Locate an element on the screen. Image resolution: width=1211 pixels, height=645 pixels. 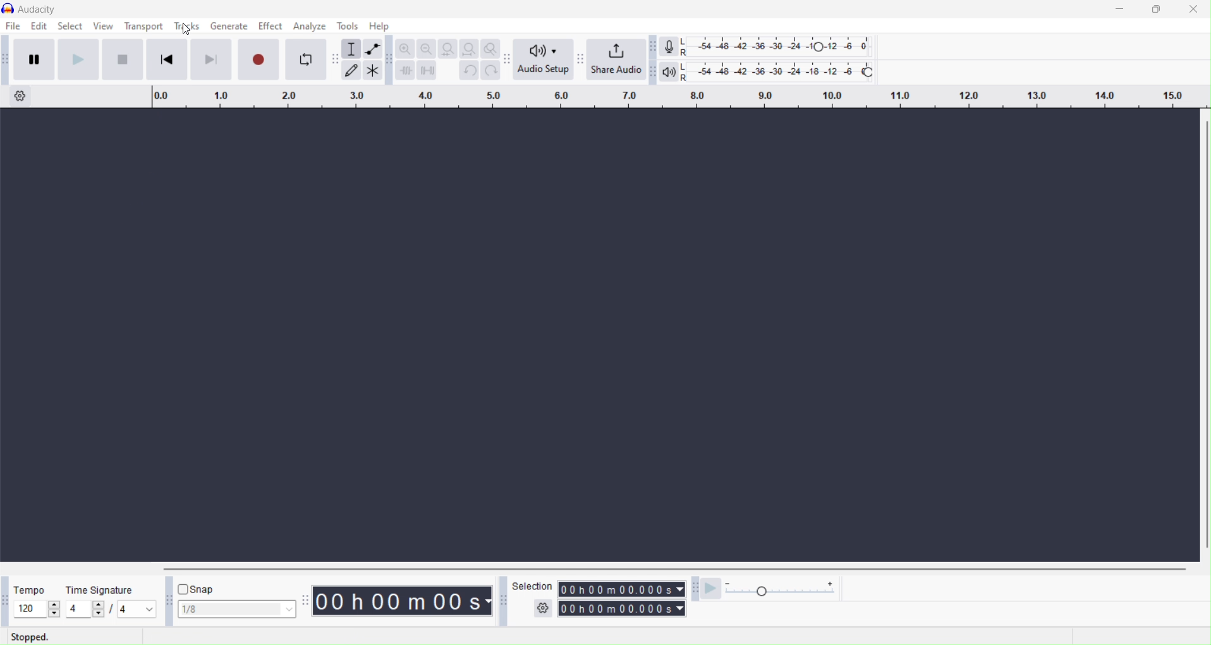
Silence audio selection is located at coordinates (428, 70).